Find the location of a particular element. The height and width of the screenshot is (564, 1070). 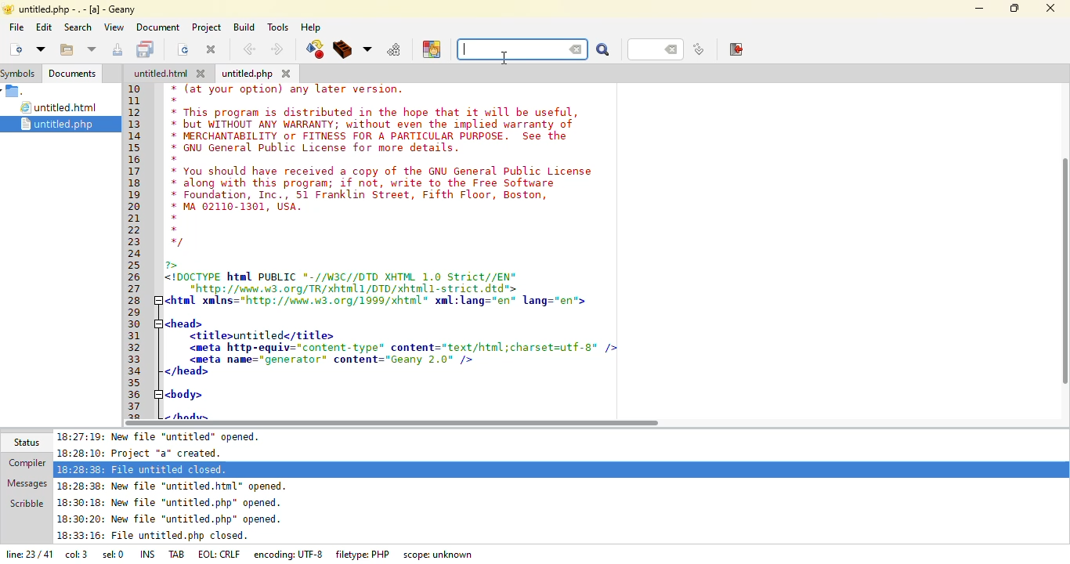

* is located at coordinates (175, 229).